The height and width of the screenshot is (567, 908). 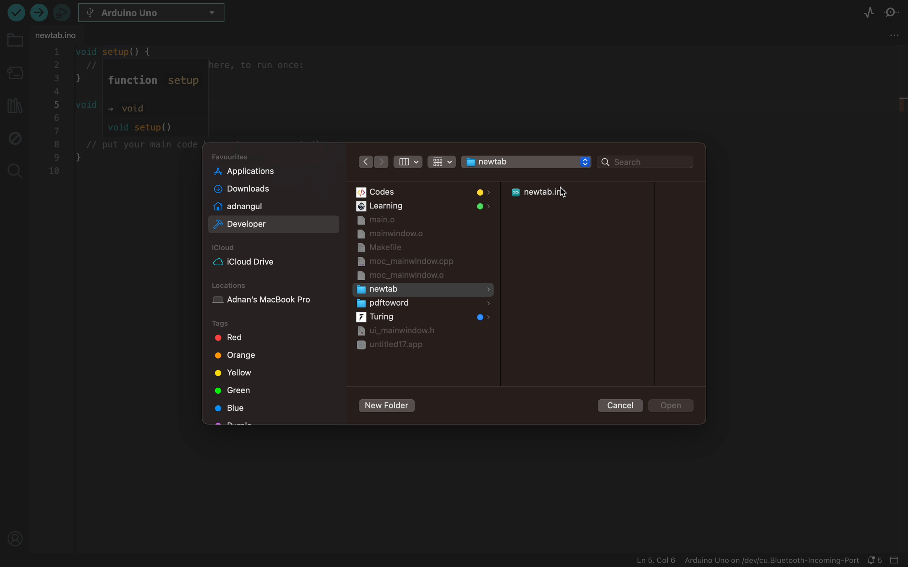 I want to click on serial monitor, so click(x=895, y=13).